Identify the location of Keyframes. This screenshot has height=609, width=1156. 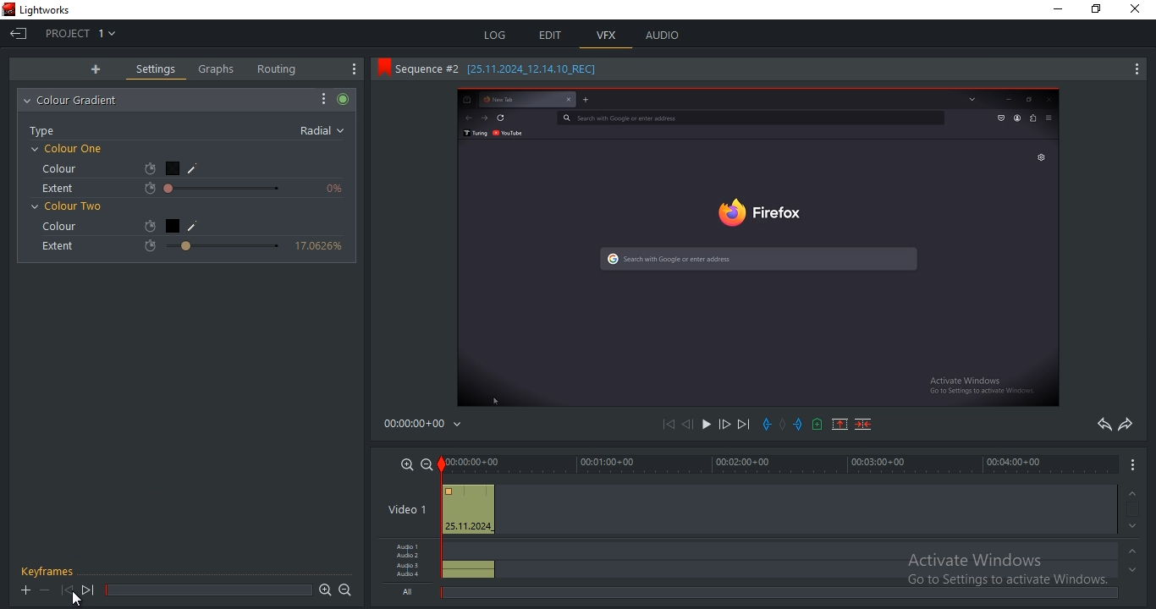
(50, 569).